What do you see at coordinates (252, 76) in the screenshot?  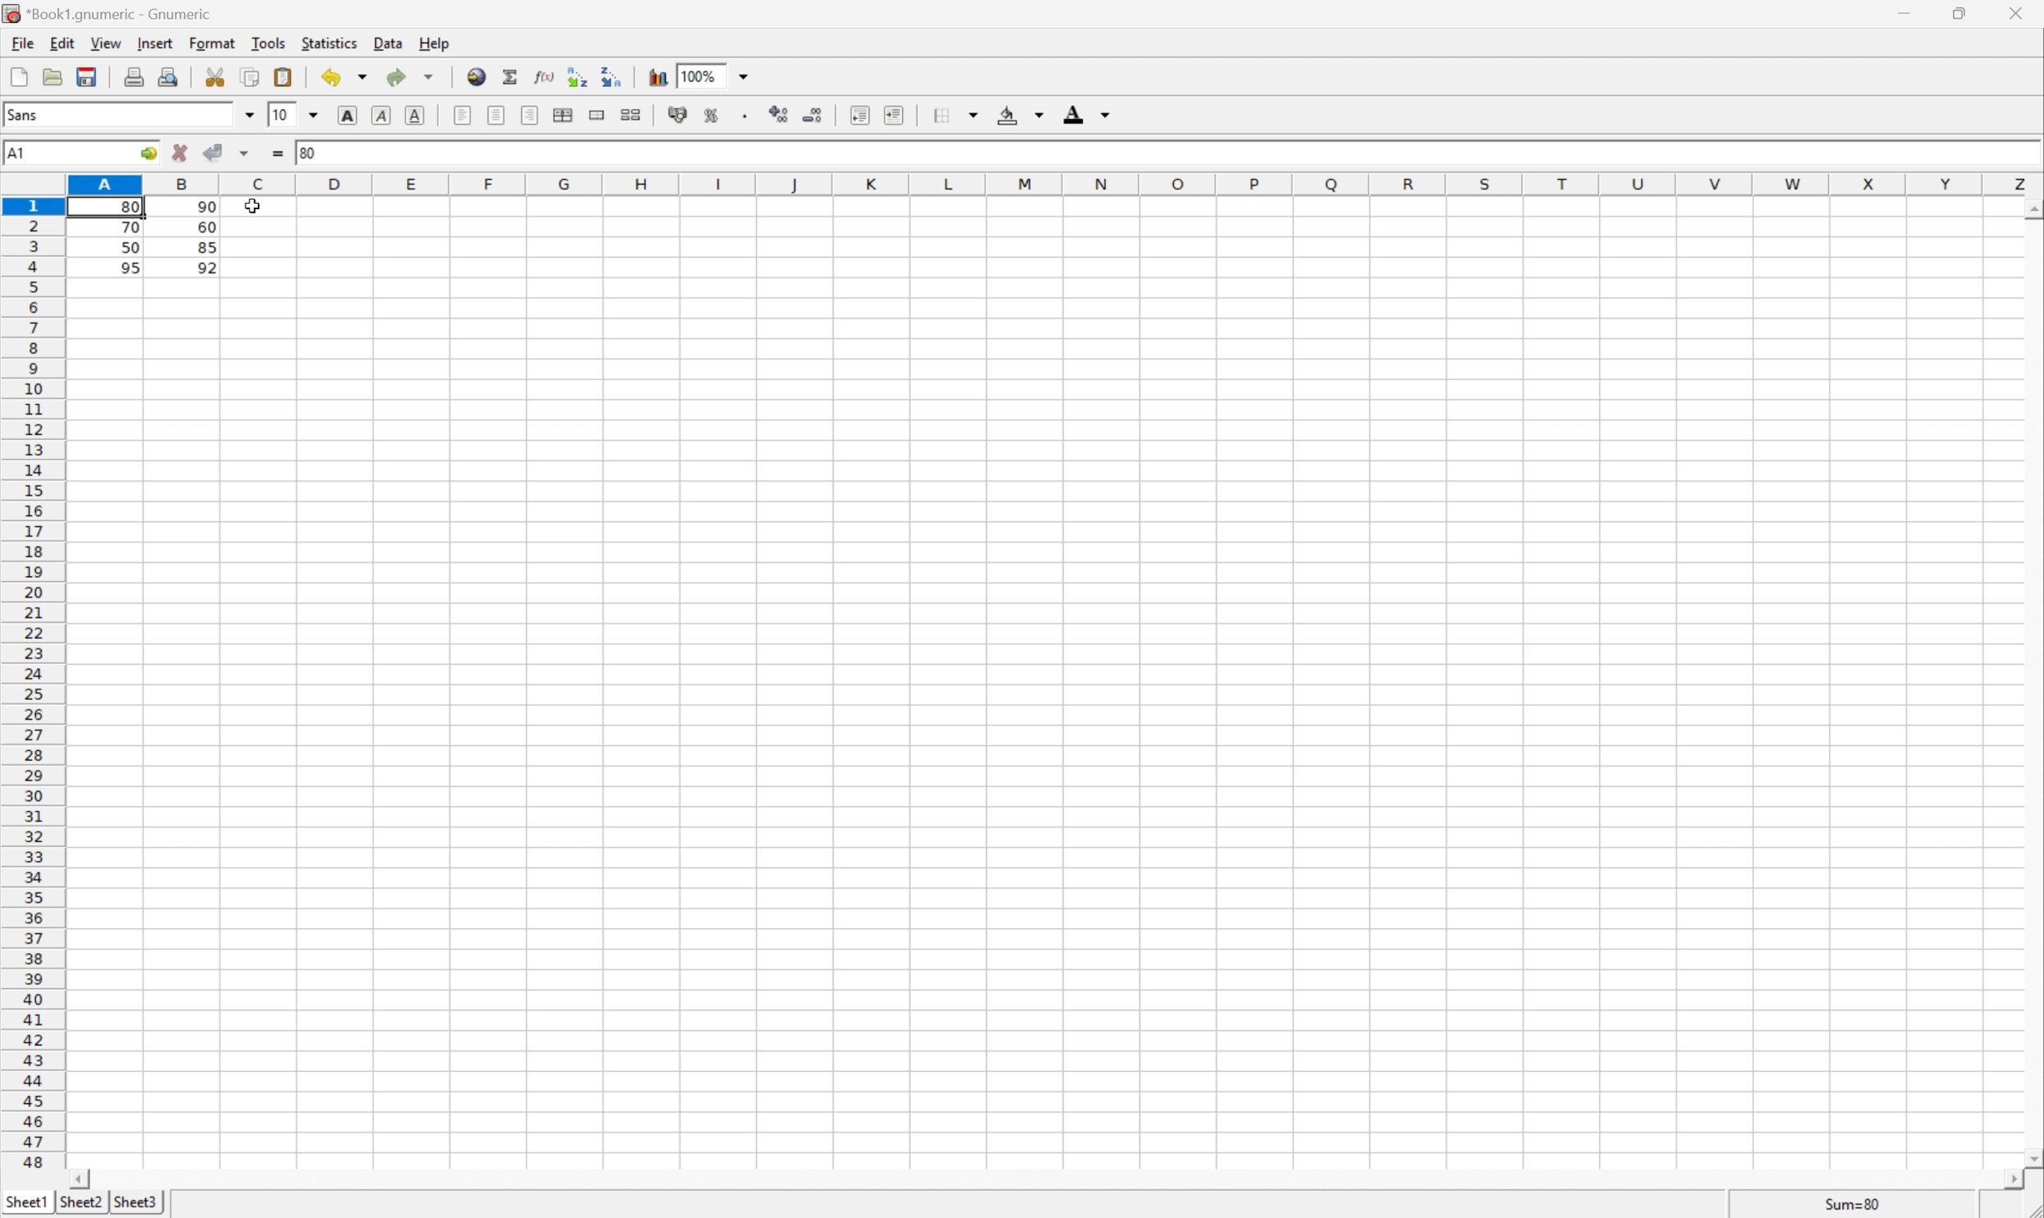 I see `Copy the selection` at bounding box center [252, 76].